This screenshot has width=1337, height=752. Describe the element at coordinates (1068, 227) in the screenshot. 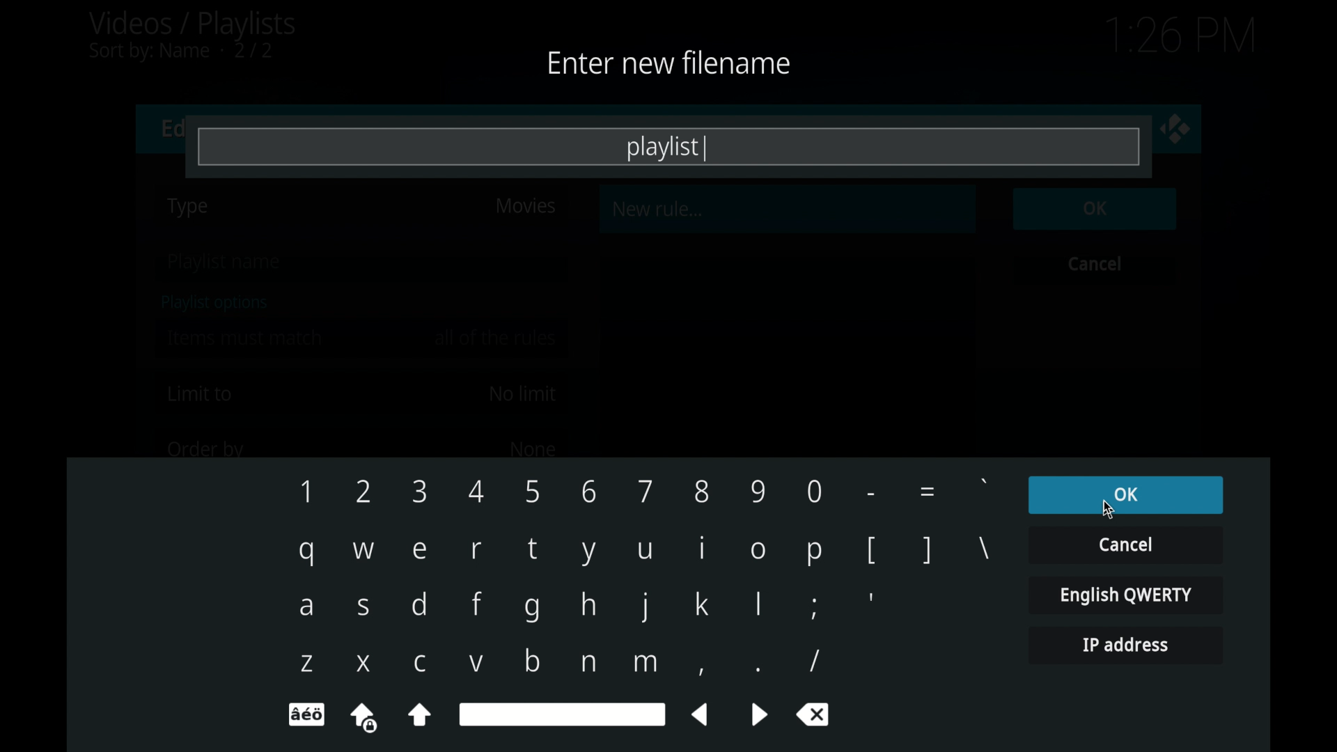

I see `cursor` at that location.